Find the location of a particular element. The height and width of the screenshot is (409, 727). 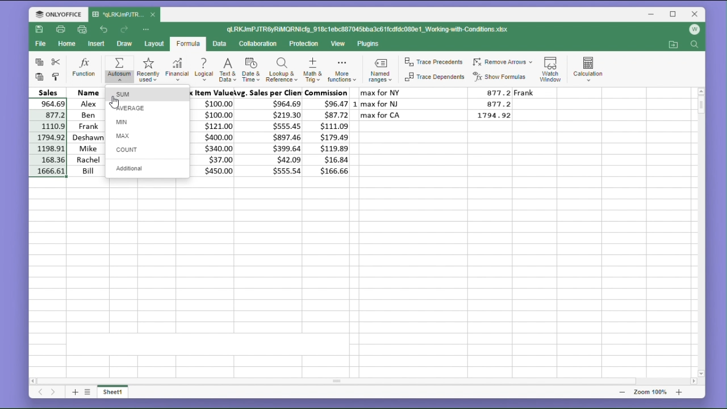

undo is located at coordinates (104, 28).